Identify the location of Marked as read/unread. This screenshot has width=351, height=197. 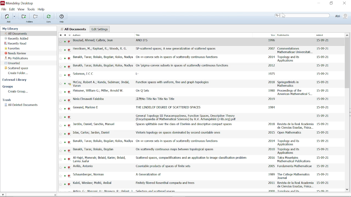
(64, 35).